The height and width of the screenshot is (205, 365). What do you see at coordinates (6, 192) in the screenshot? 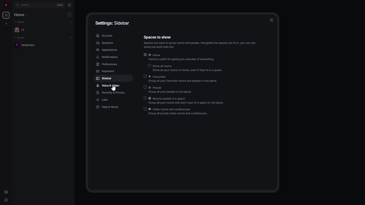
I see `threads` at bounding box center [6, 192].